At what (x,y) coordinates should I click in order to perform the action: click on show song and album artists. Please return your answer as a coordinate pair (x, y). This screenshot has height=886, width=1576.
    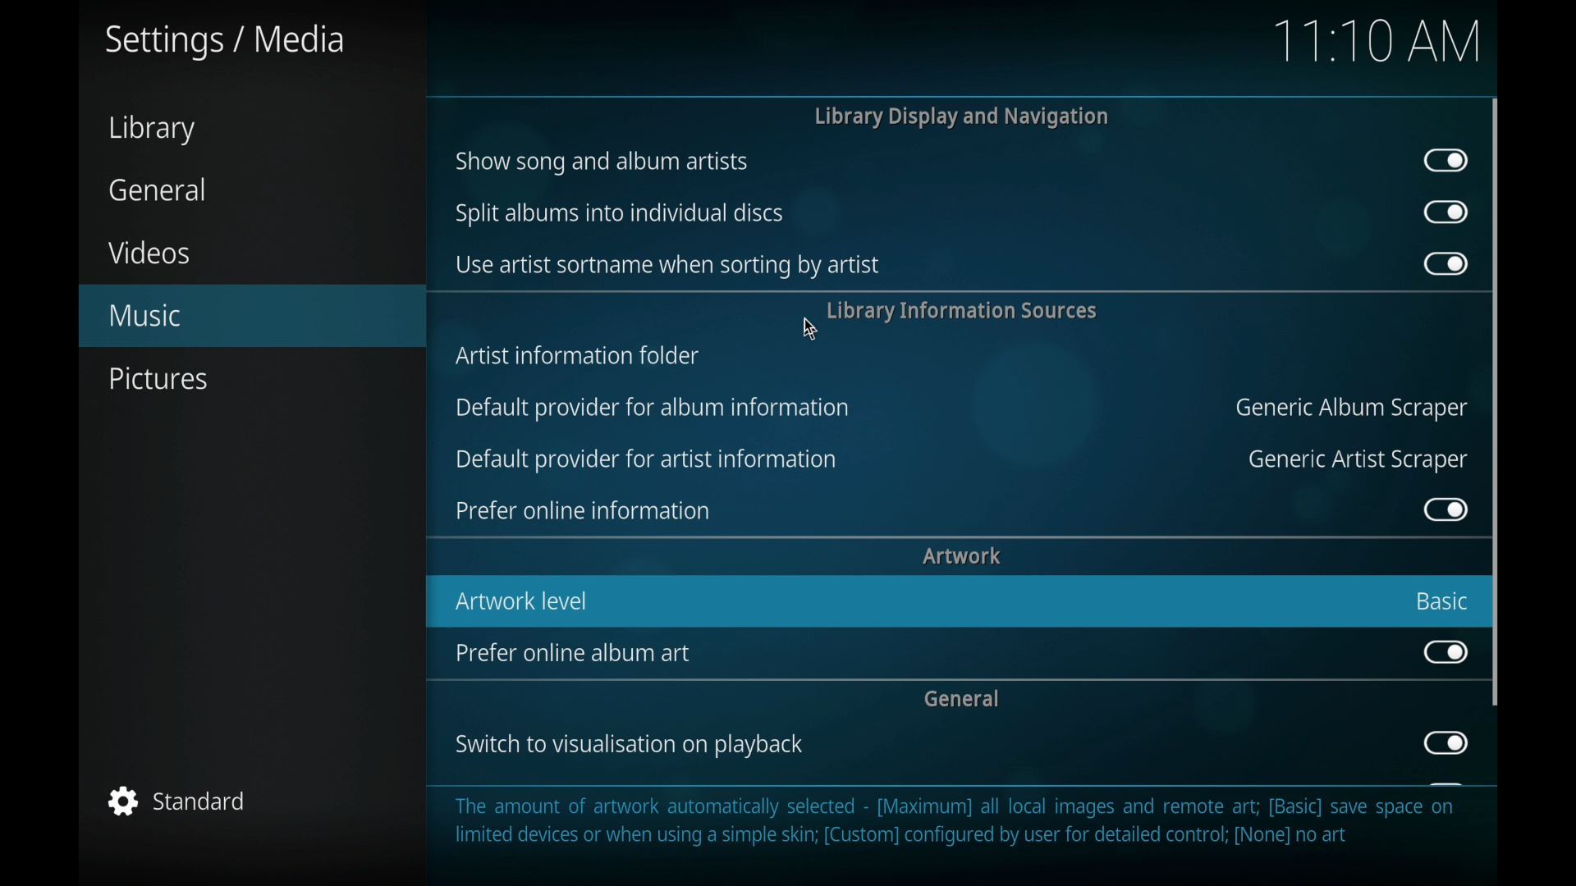
    Looking at the image, I should click on (601, 162).